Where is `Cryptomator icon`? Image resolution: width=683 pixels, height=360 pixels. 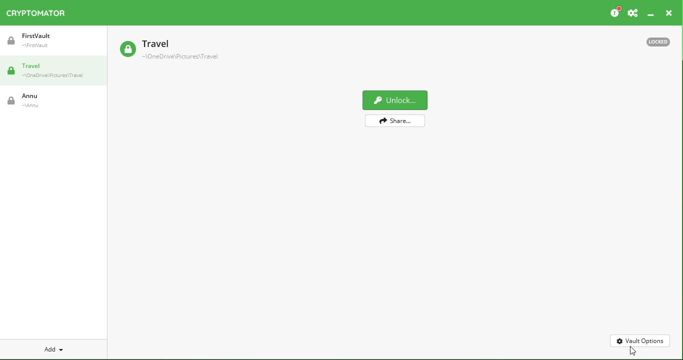
Cryptomator icon is located at coordinates (40, 13).